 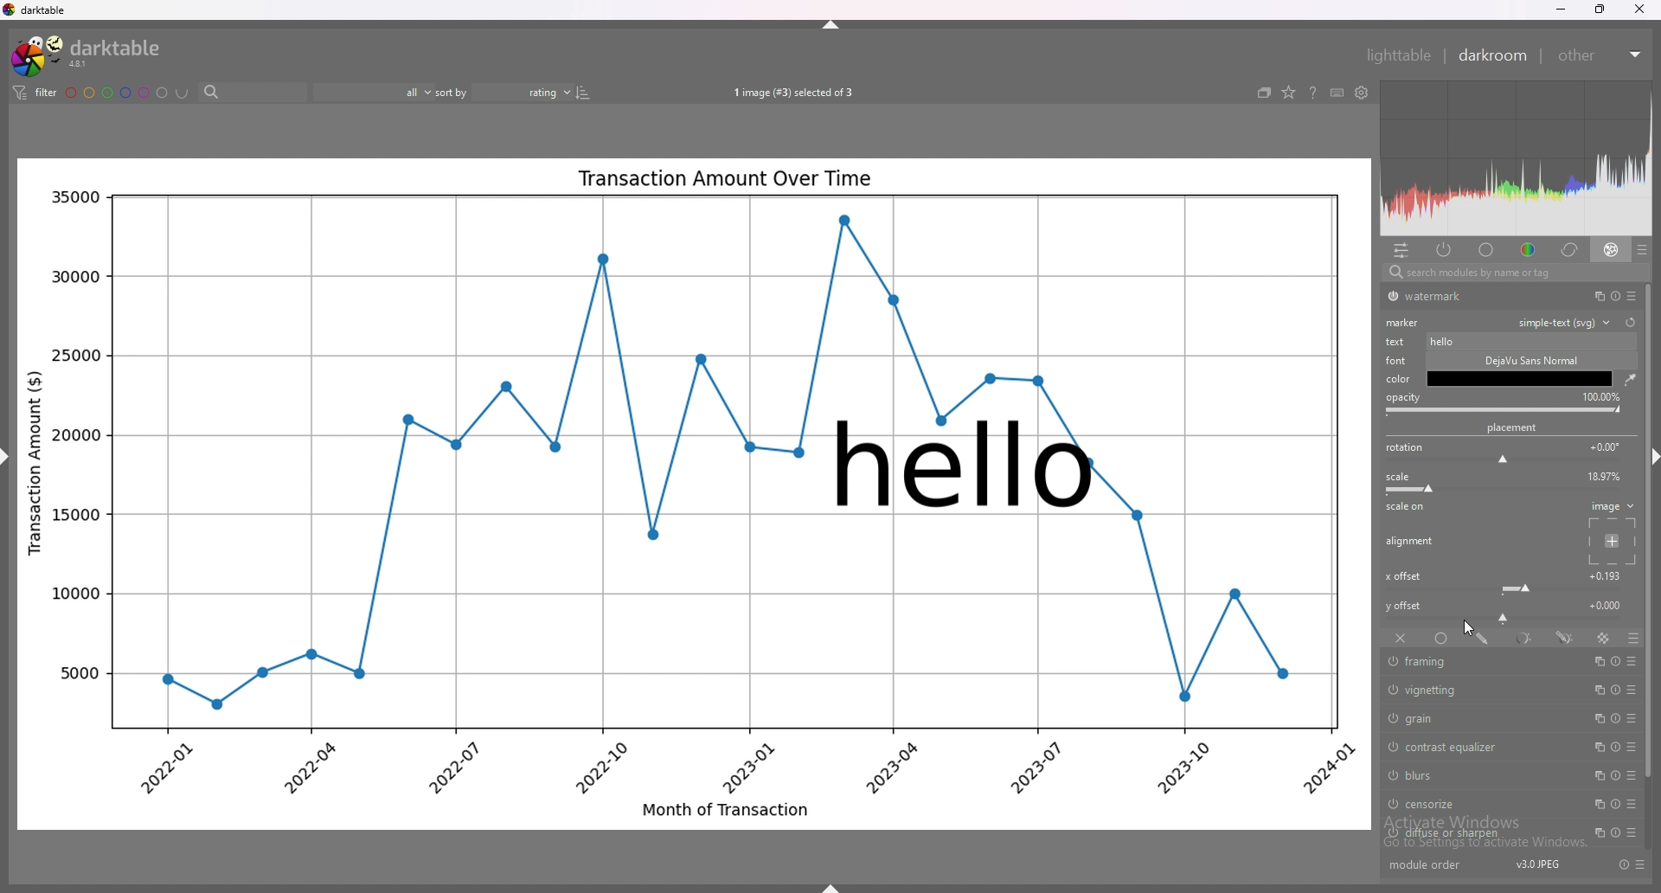 What do you see at coordinates (1642, 249) in the screenshot?
I see `presets` at bounding box center [1642, 249].